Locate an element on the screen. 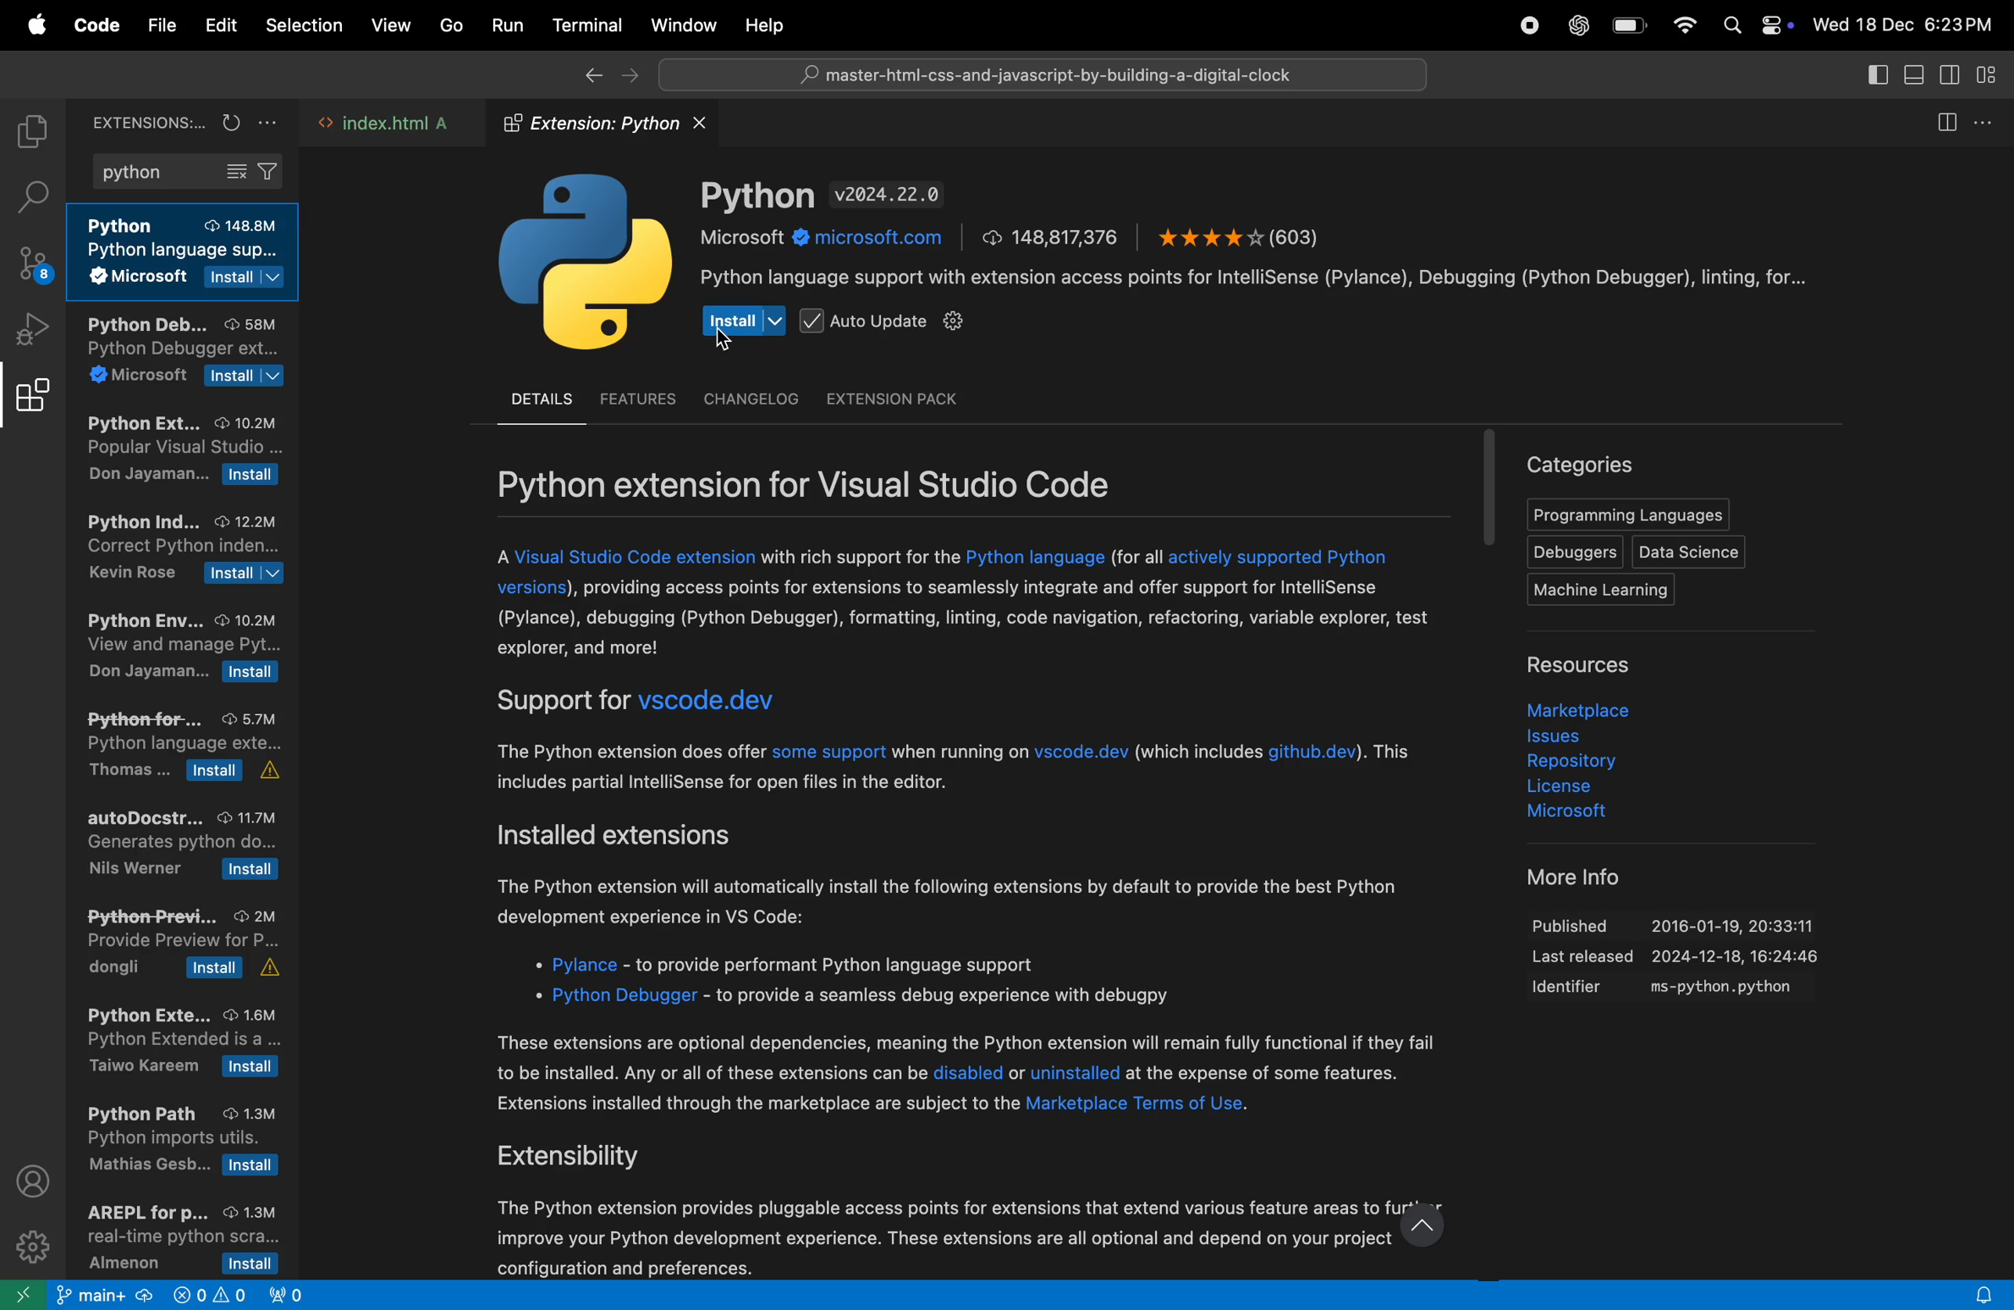 This screenshot has height=1310, width=2014. primary side bar is located at coordinates (1877, 74).